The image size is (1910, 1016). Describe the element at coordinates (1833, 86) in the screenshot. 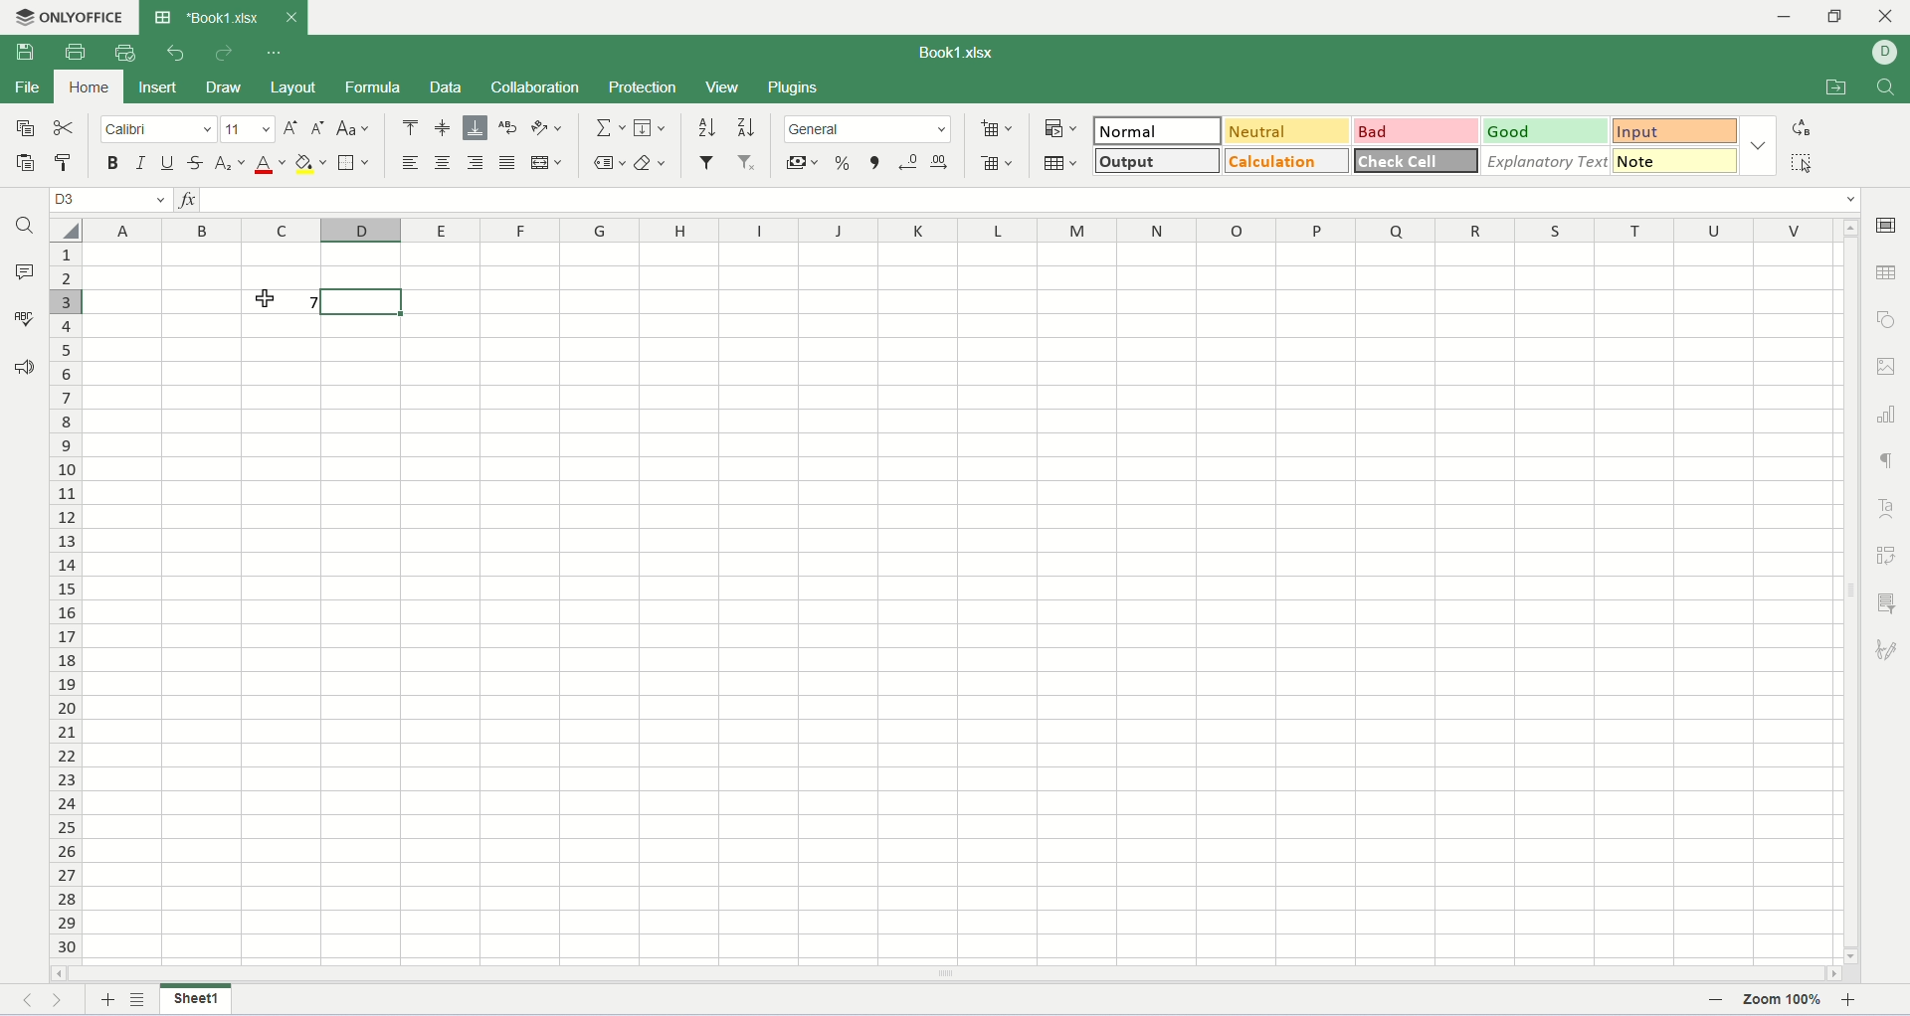

I see `open file` at that location.